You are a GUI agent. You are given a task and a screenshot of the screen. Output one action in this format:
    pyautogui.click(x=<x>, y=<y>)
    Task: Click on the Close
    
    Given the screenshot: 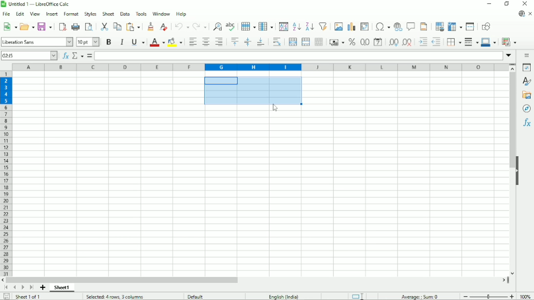 What is the action you would take?
    pyautogui.click(x=526, y=3)
    